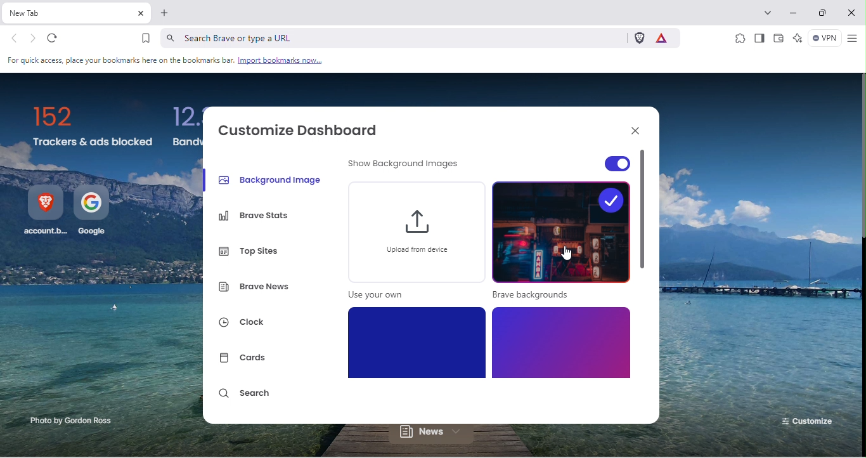  Describe the element at coordinates (823, 39) in the screenshot. I see `Brave firewall+VPN` at that location.